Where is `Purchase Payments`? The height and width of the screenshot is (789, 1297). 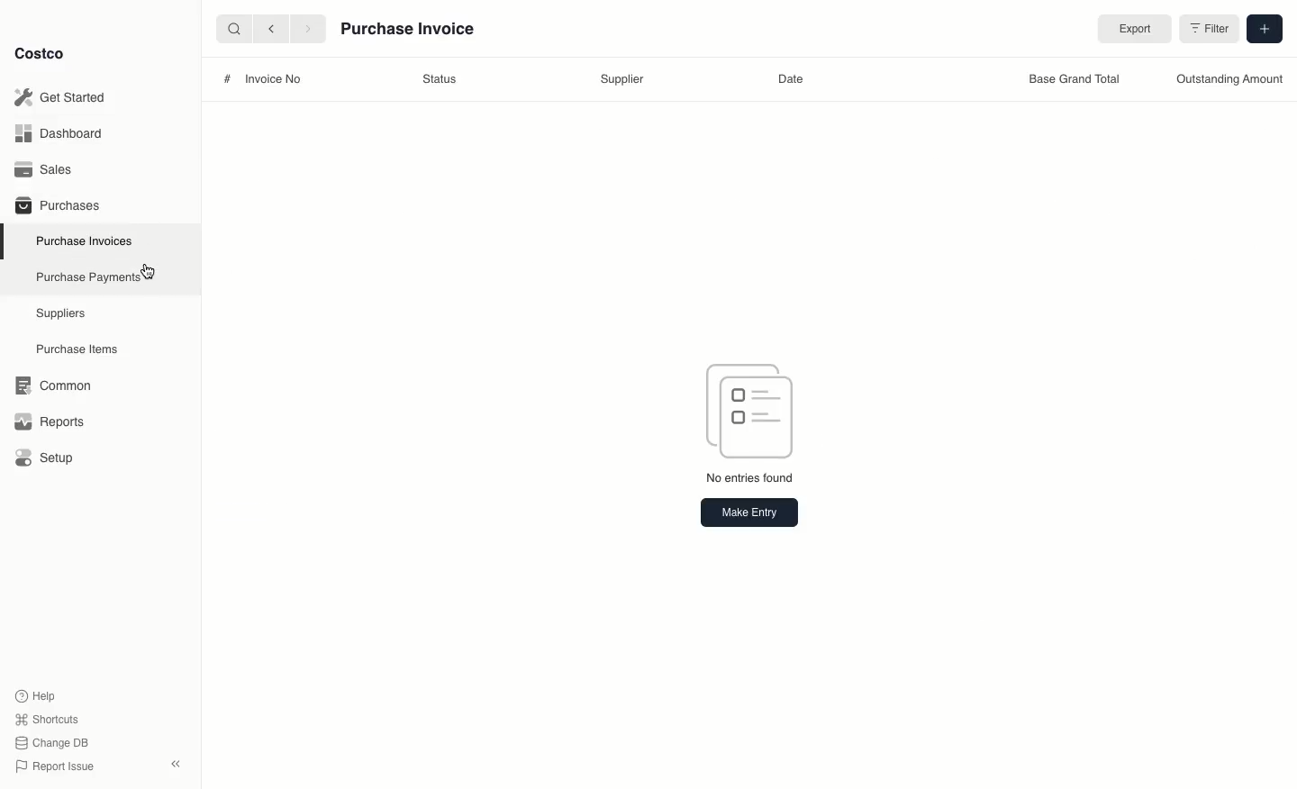
Purchase Payments is located at coordinates (87, 276).